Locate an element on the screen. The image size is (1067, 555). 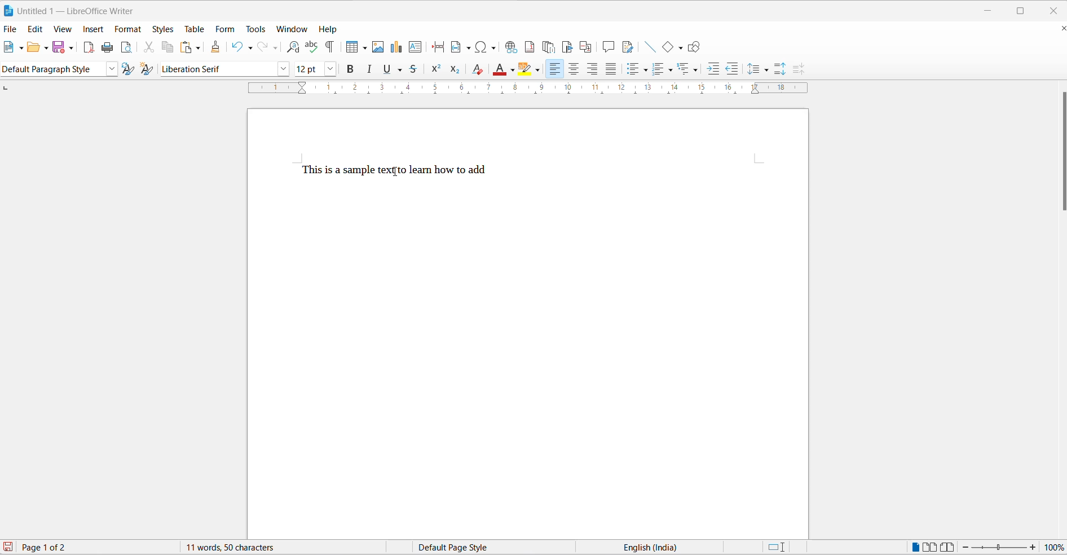
cut is located at coordinates (152, 47).